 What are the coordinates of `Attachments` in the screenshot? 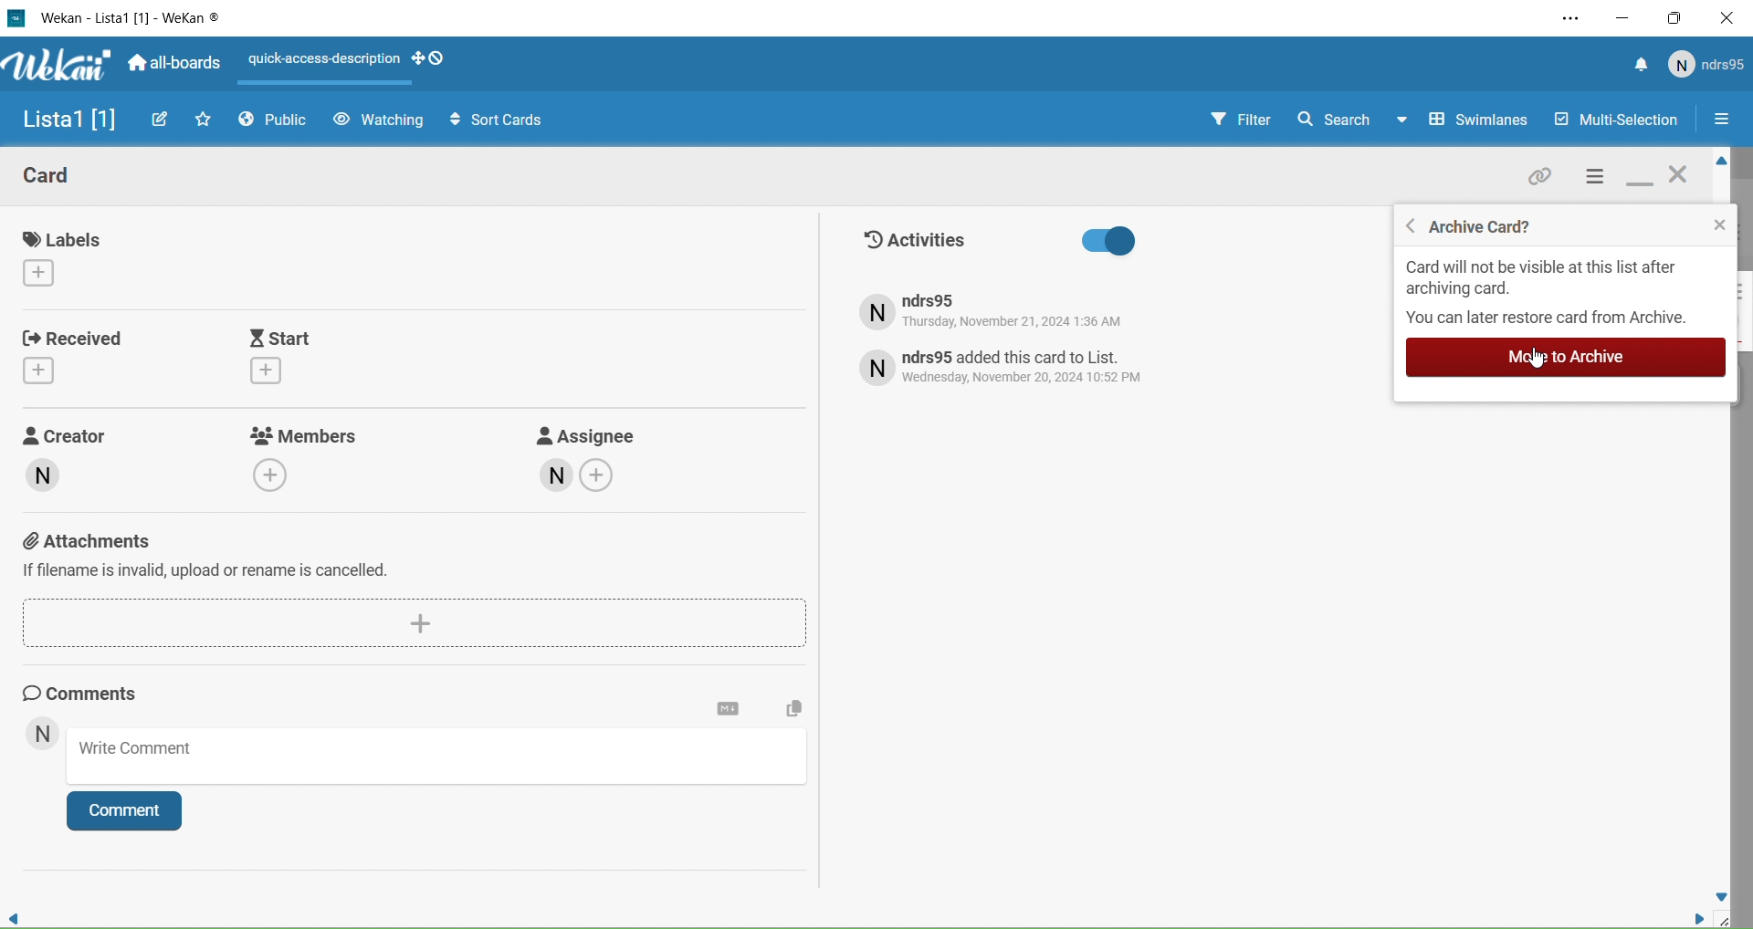 It's located at (415, 556).